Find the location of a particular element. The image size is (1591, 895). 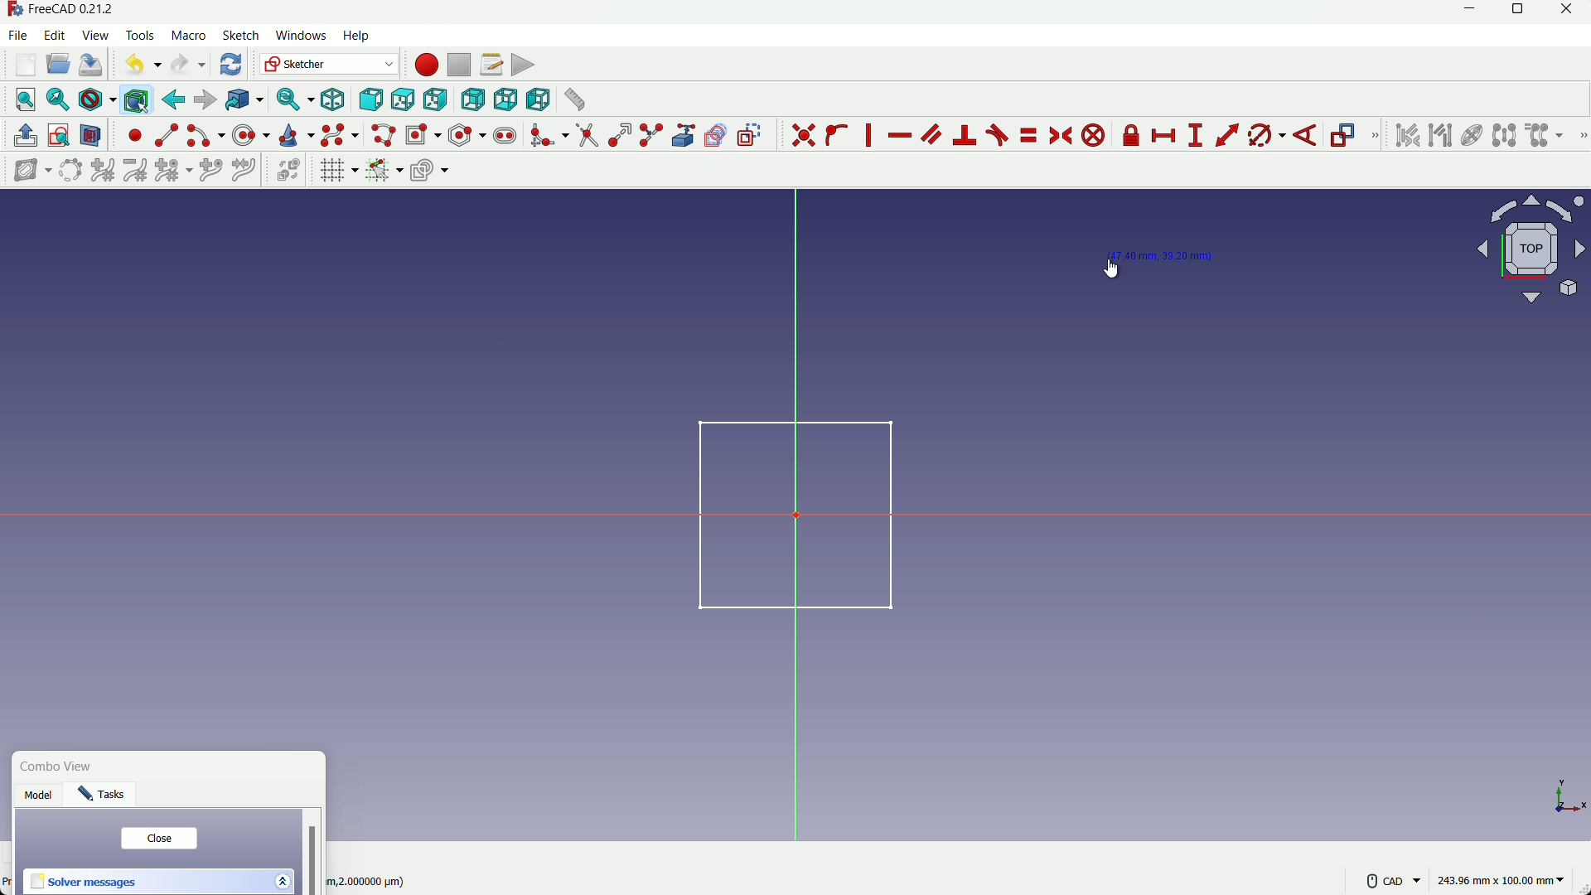

Combo View is located at coordinates (60, 767).